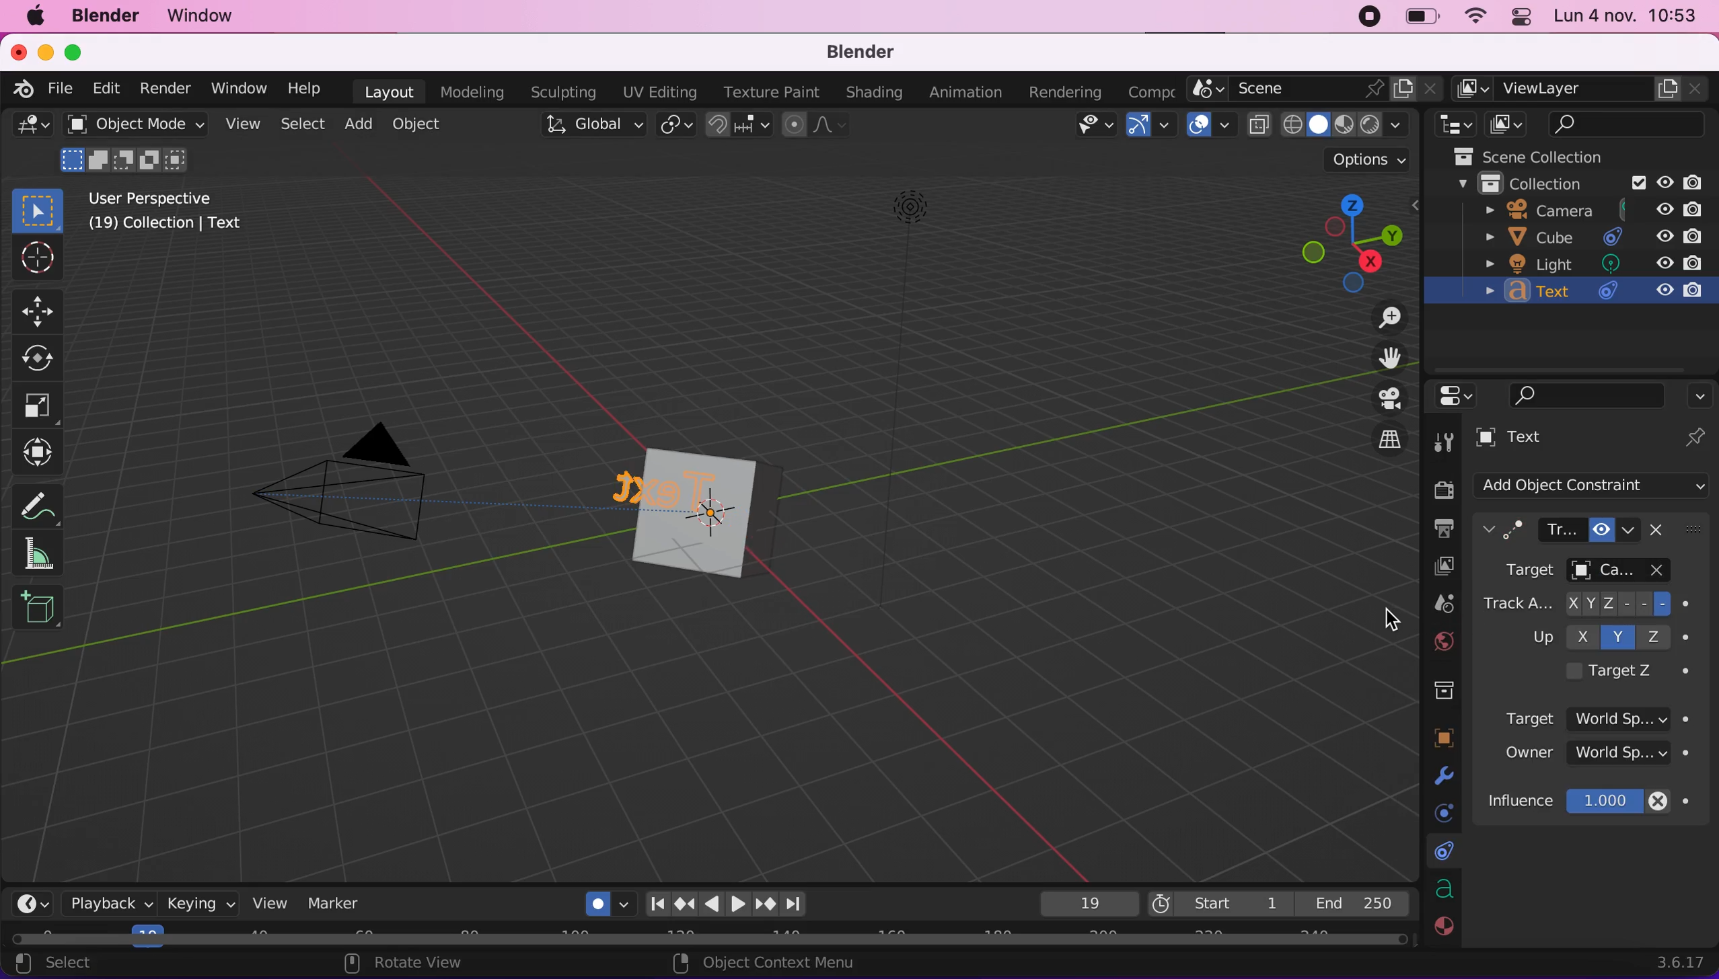  Describe the element at coordinates (41, 504) in the screenshot. I see `annotate` at that location.